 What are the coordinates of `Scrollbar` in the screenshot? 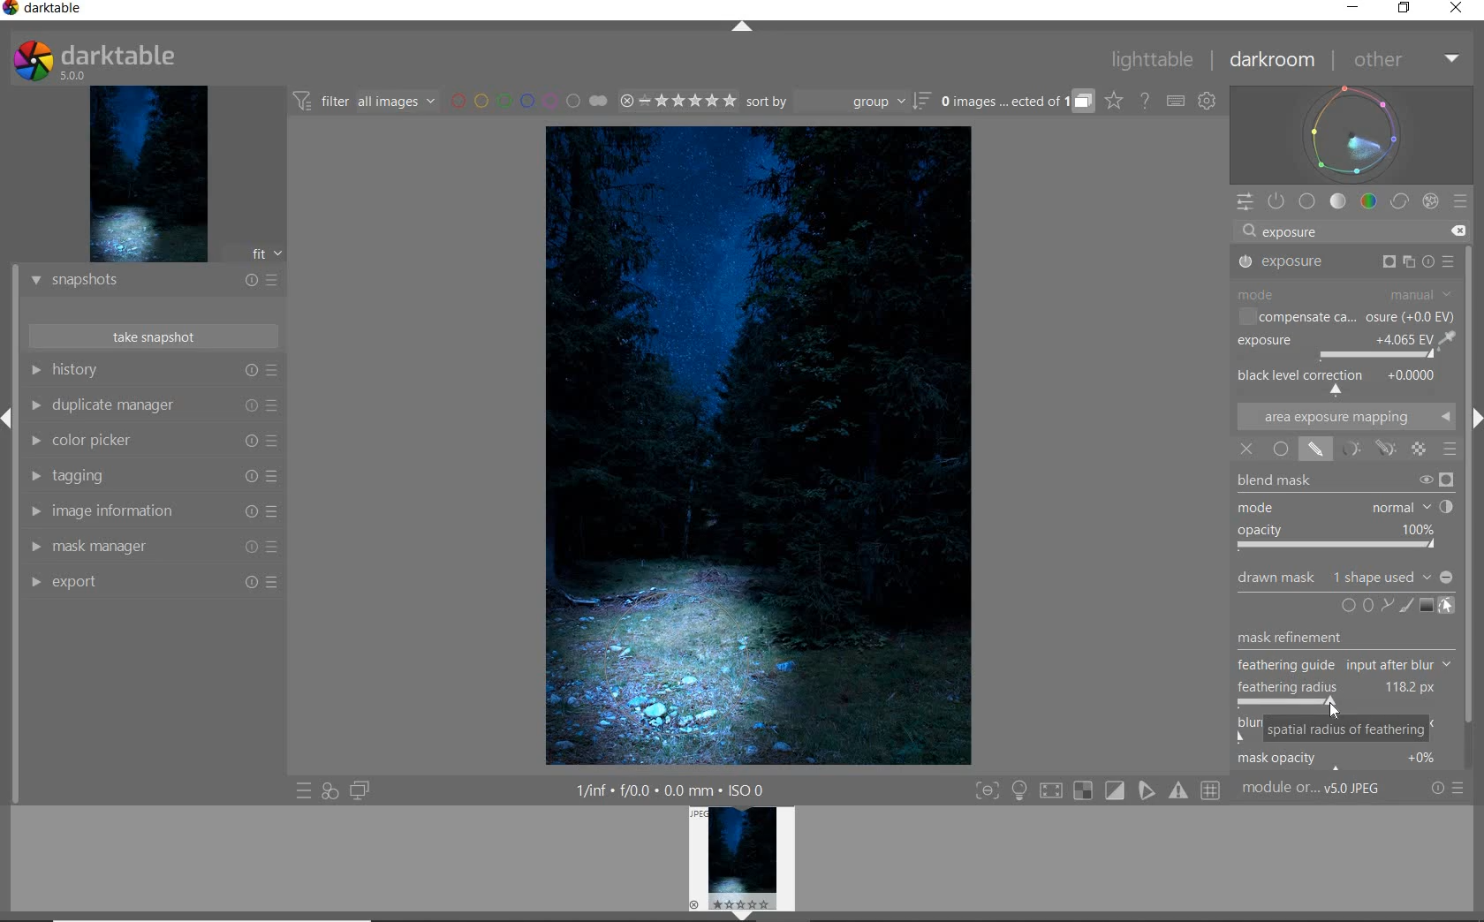 It's located at (1475, 600).